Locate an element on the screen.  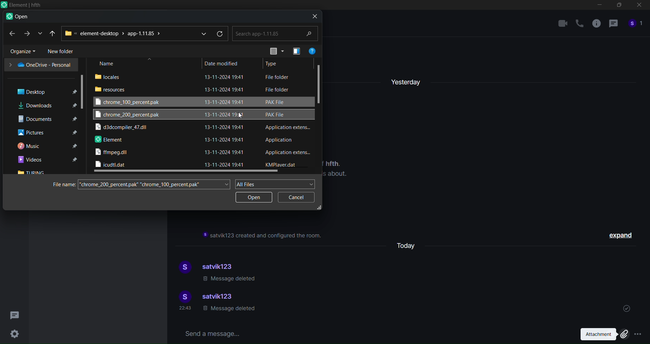
path is located at coordinates (114, 33).